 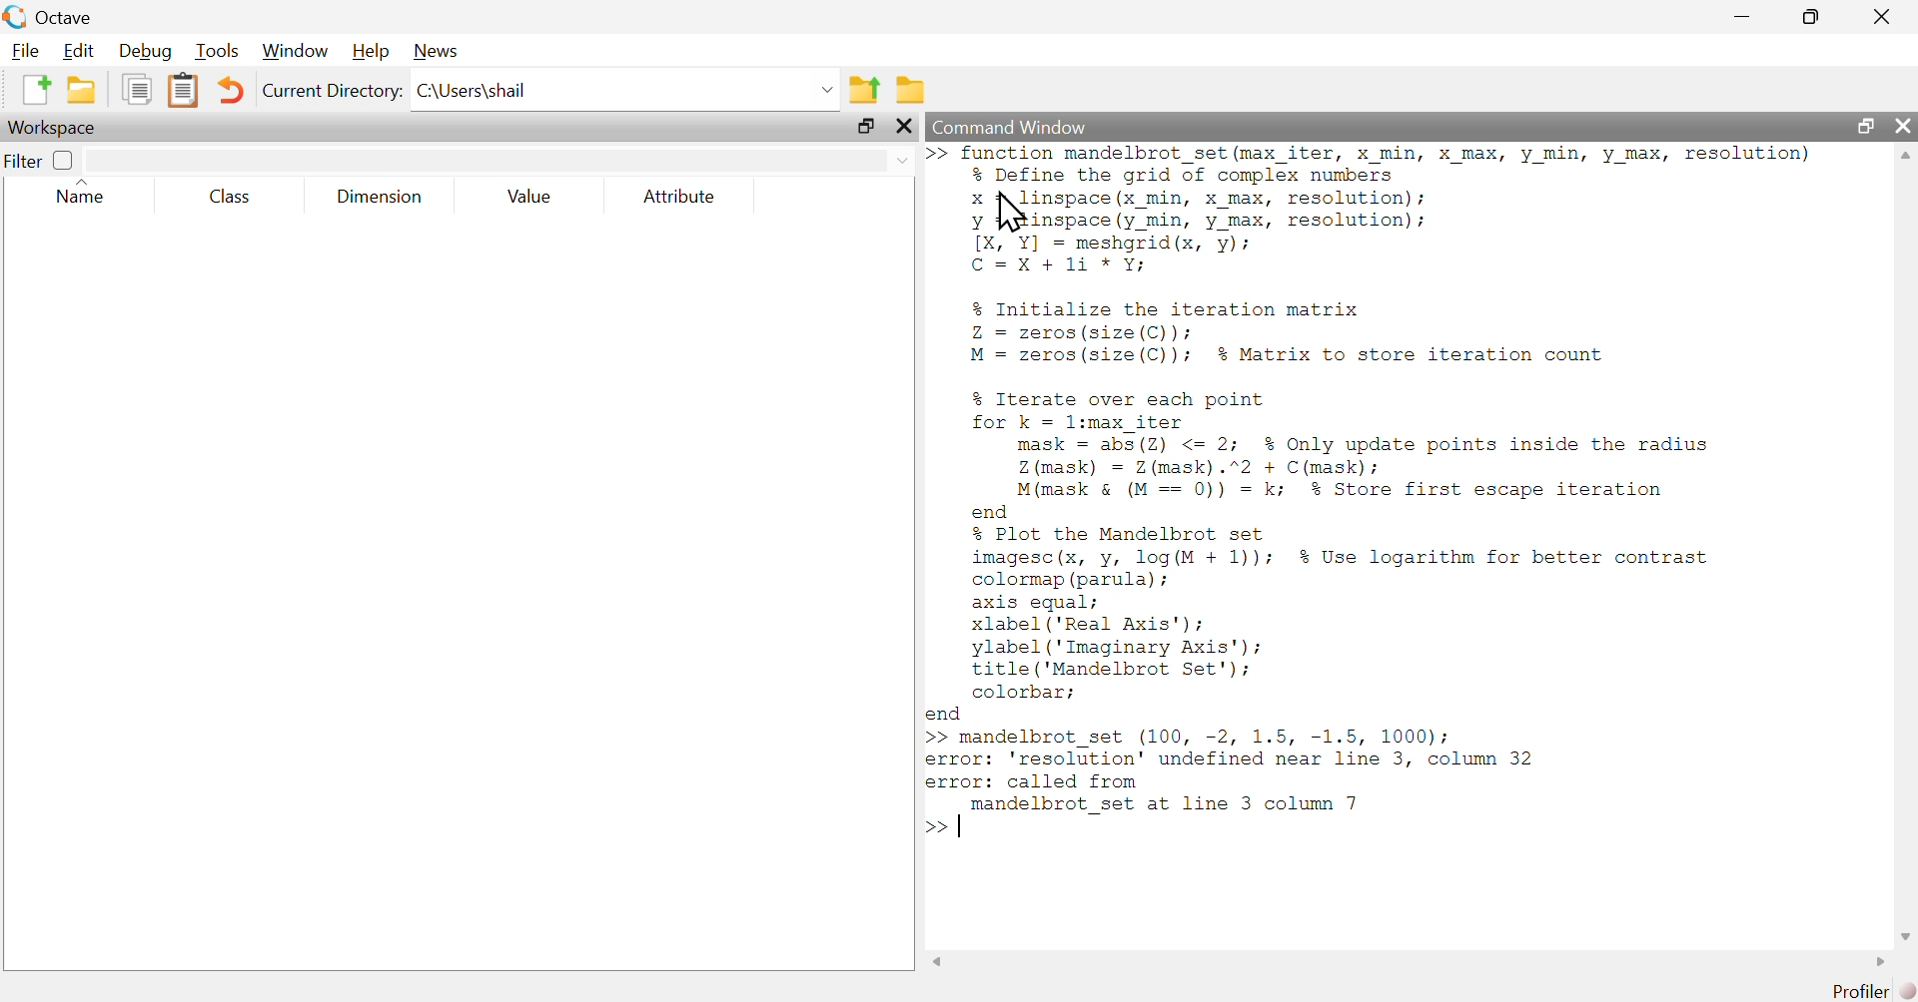 I want to click on Scrollbar right, so click(x=1876, y=961).